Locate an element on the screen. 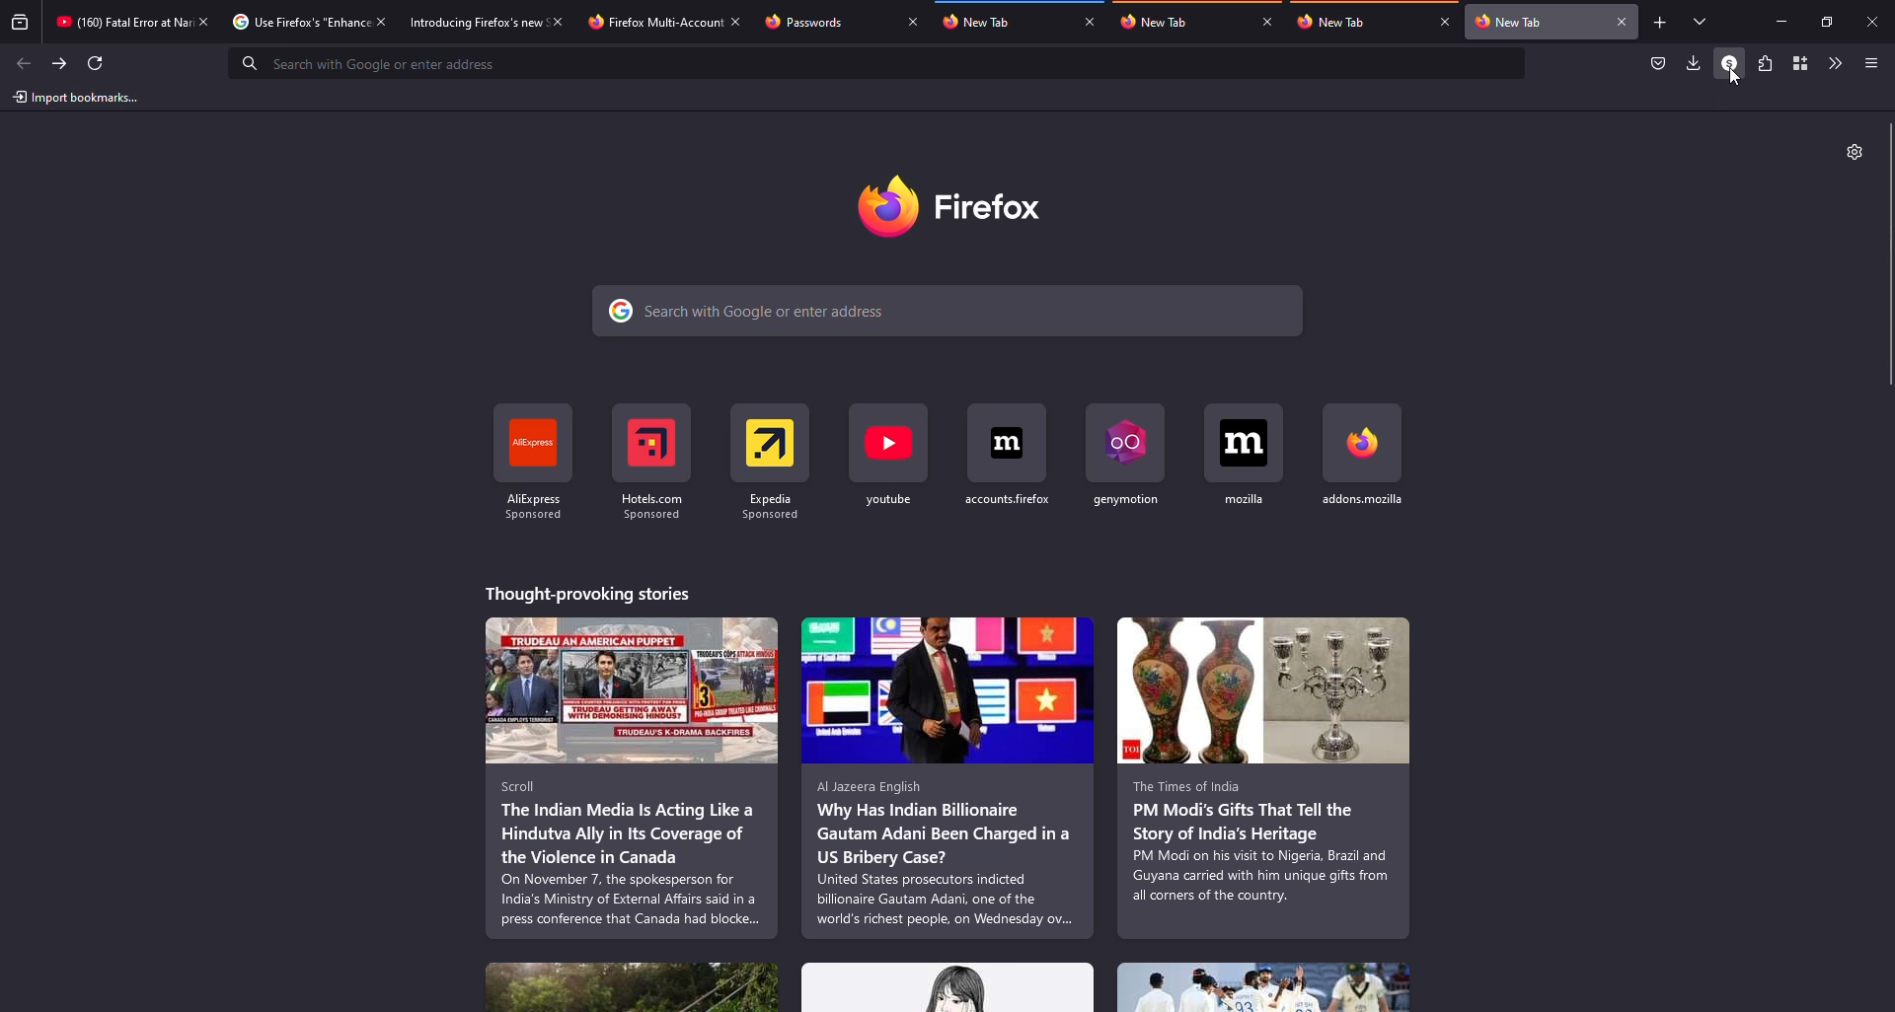 This screenshot has height=1012, width=1895. menu is located at coordinates (1872, 62).